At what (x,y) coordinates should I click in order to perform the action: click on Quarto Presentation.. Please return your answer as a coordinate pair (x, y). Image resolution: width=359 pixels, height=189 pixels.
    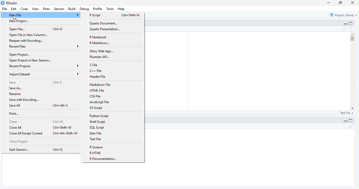
    Looking at the image, I should click on (105, 29).